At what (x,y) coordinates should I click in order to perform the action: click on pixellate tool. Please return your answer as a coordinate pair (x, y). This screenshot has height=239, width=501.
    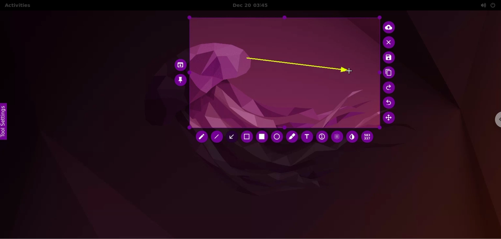
    Looking at the image, I should click on (336, 137).